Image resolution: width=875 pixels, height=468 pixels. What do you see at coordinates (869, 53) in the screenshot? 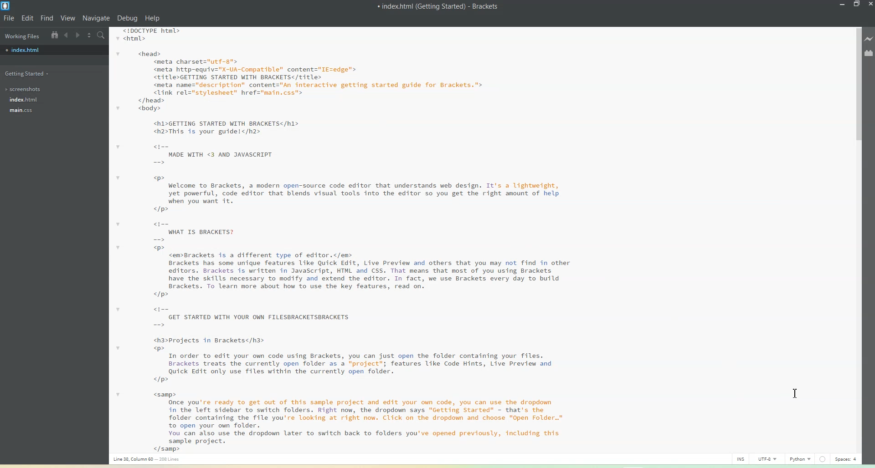
I see `Extensions manager` at bounding box center [869, 53].